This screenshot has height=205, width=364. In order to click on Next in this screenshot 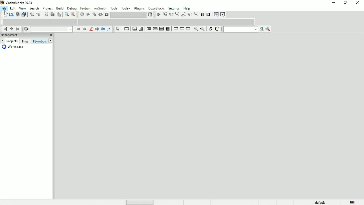, I will do `click(85, 29)`.